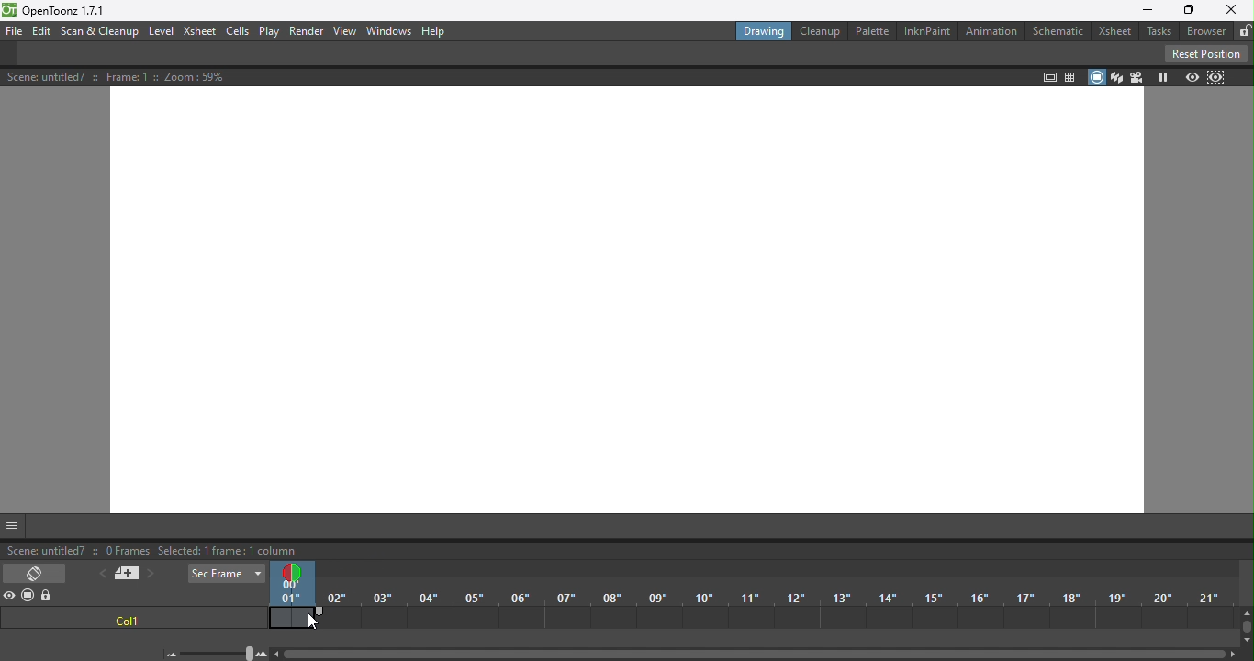 The image size is (1254, 661). I want to click on Current frame, so click(294, 595).